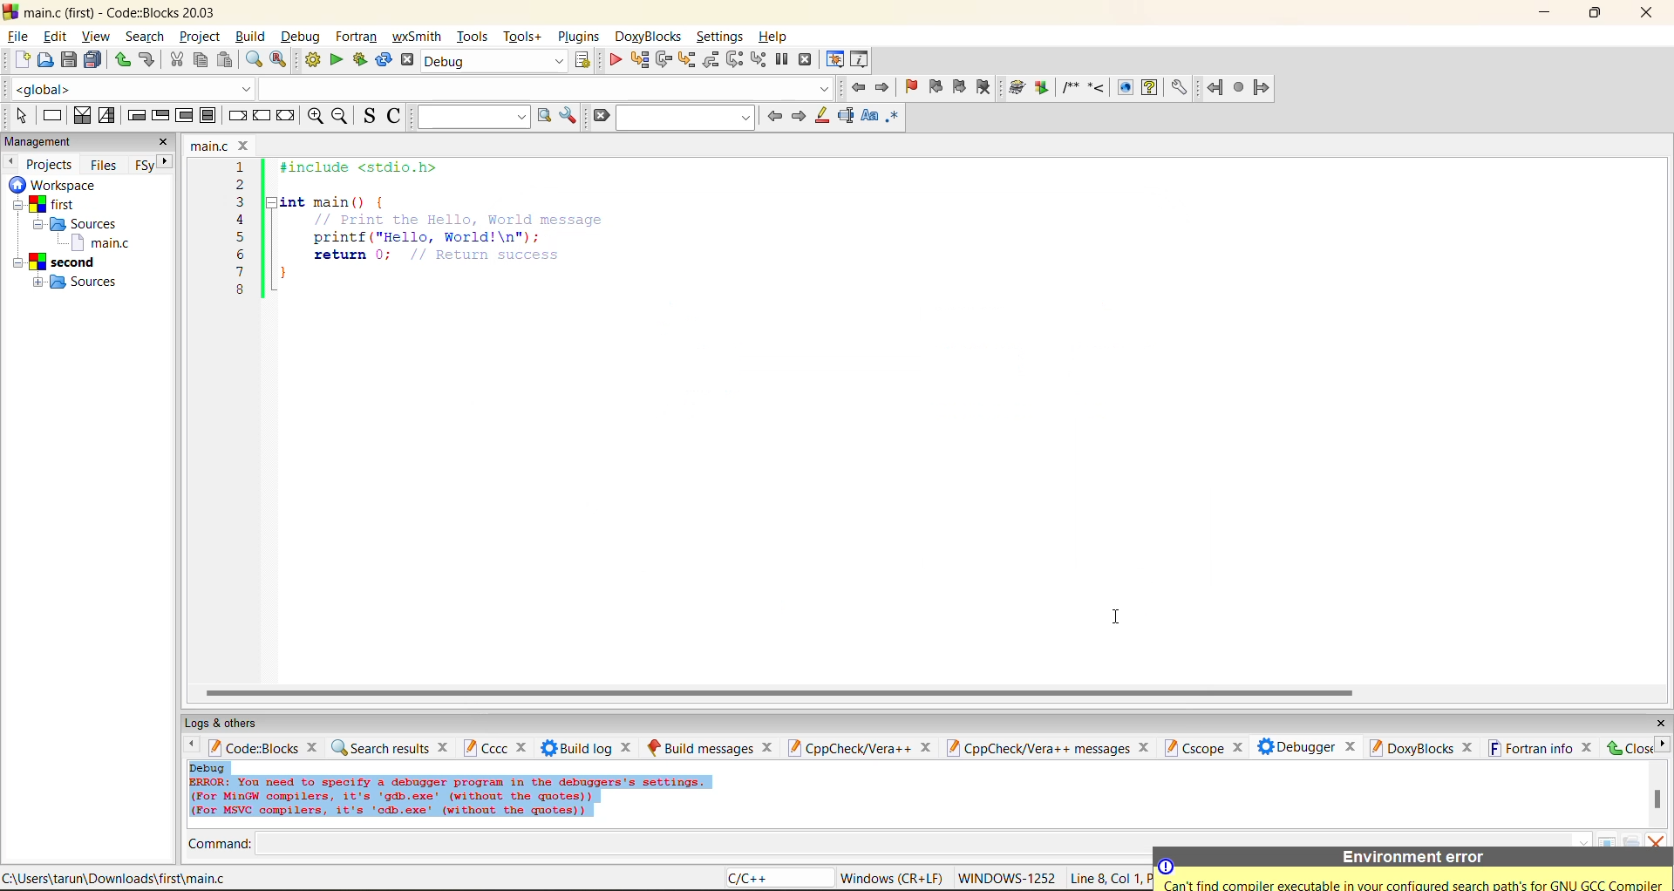  What do you see at coordinates (758, 60) in the screenshot?
I see `step into instruction` at bounding box center [758, 60].